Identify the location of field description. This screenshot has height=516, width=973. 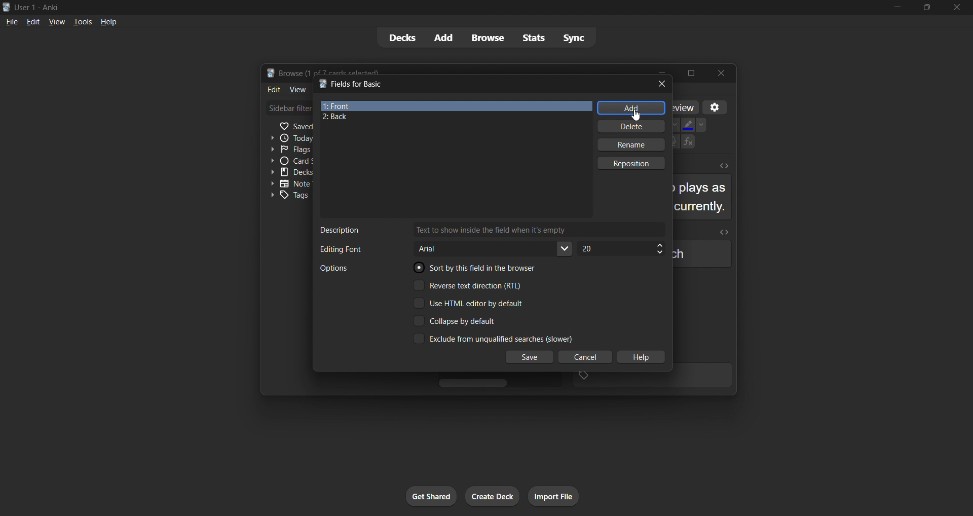
(488, 230).